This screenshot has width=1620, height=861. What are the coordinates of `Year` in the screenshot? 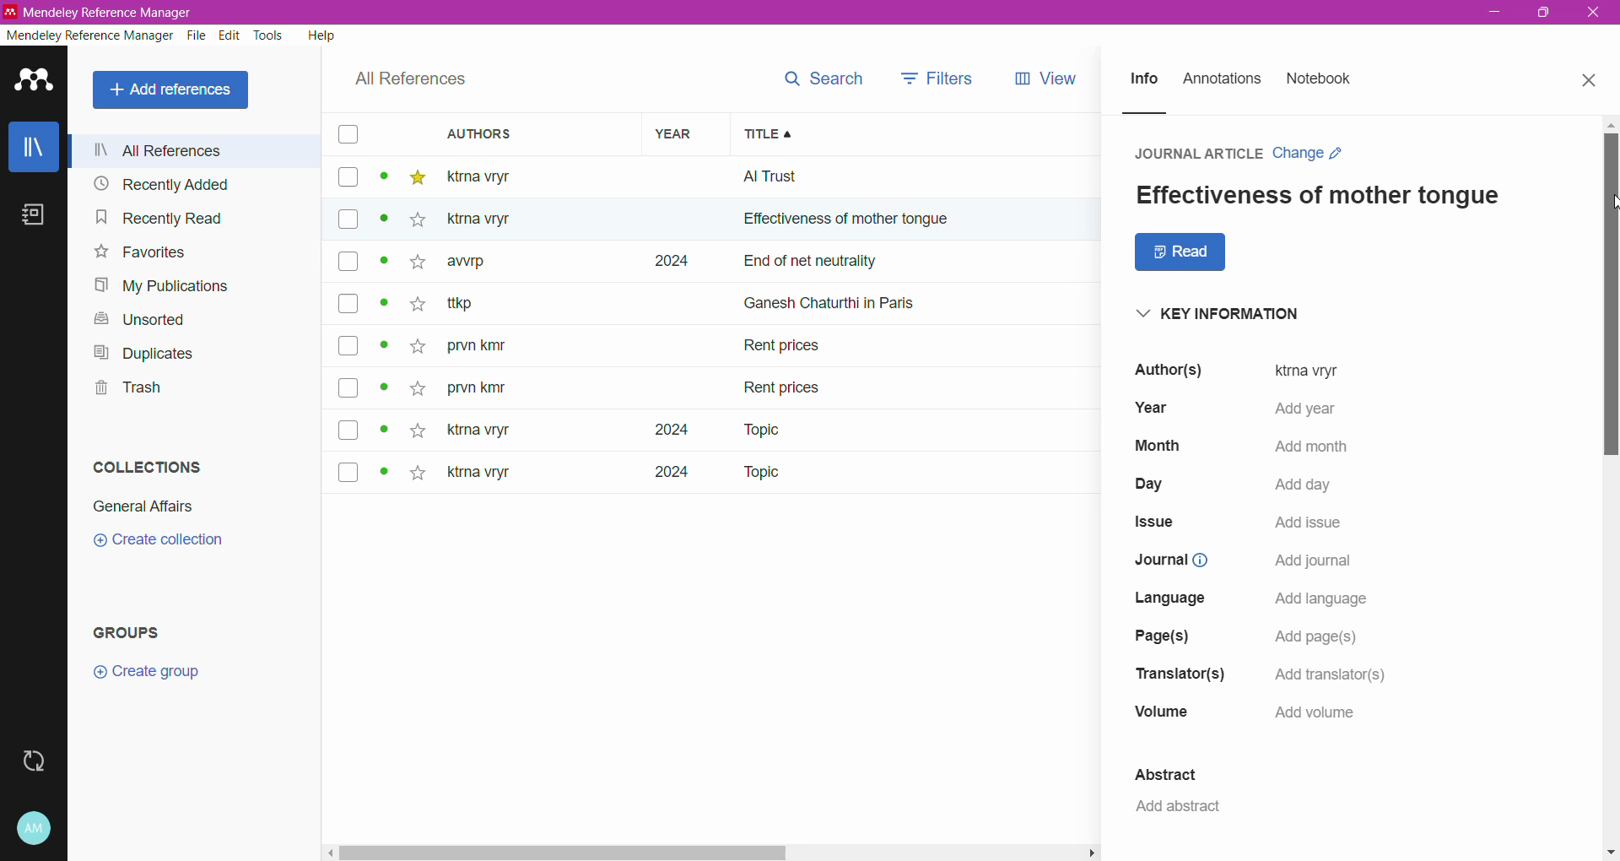 It's located at (678, 133).